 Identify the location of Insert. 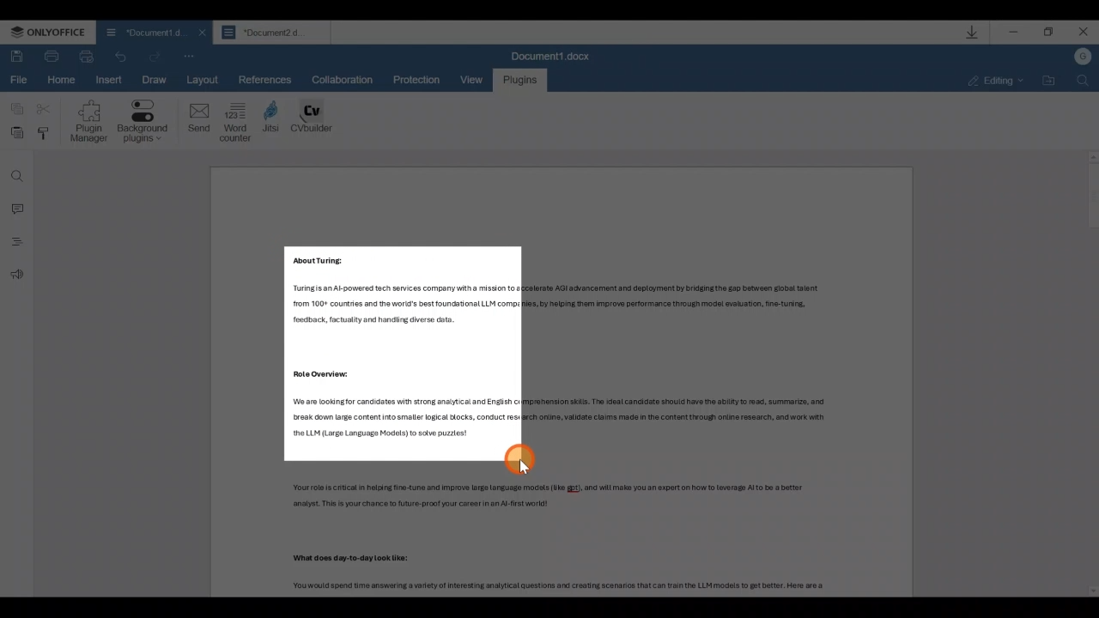
(106, 80).